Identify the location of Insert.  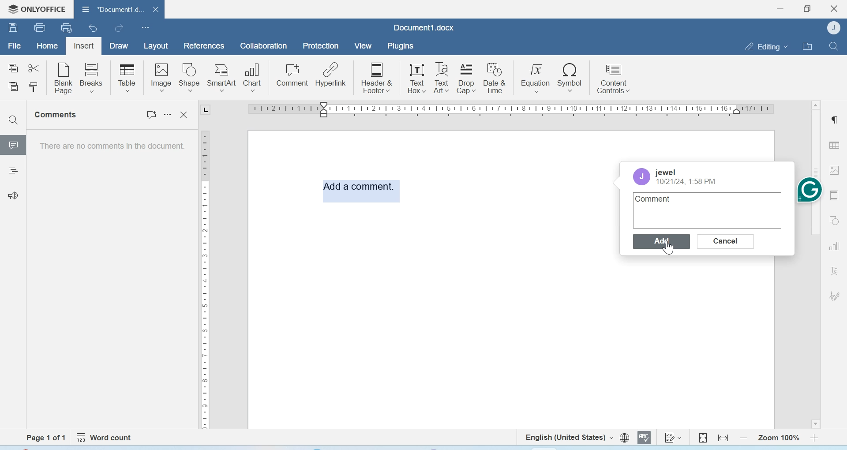
(83, 46).